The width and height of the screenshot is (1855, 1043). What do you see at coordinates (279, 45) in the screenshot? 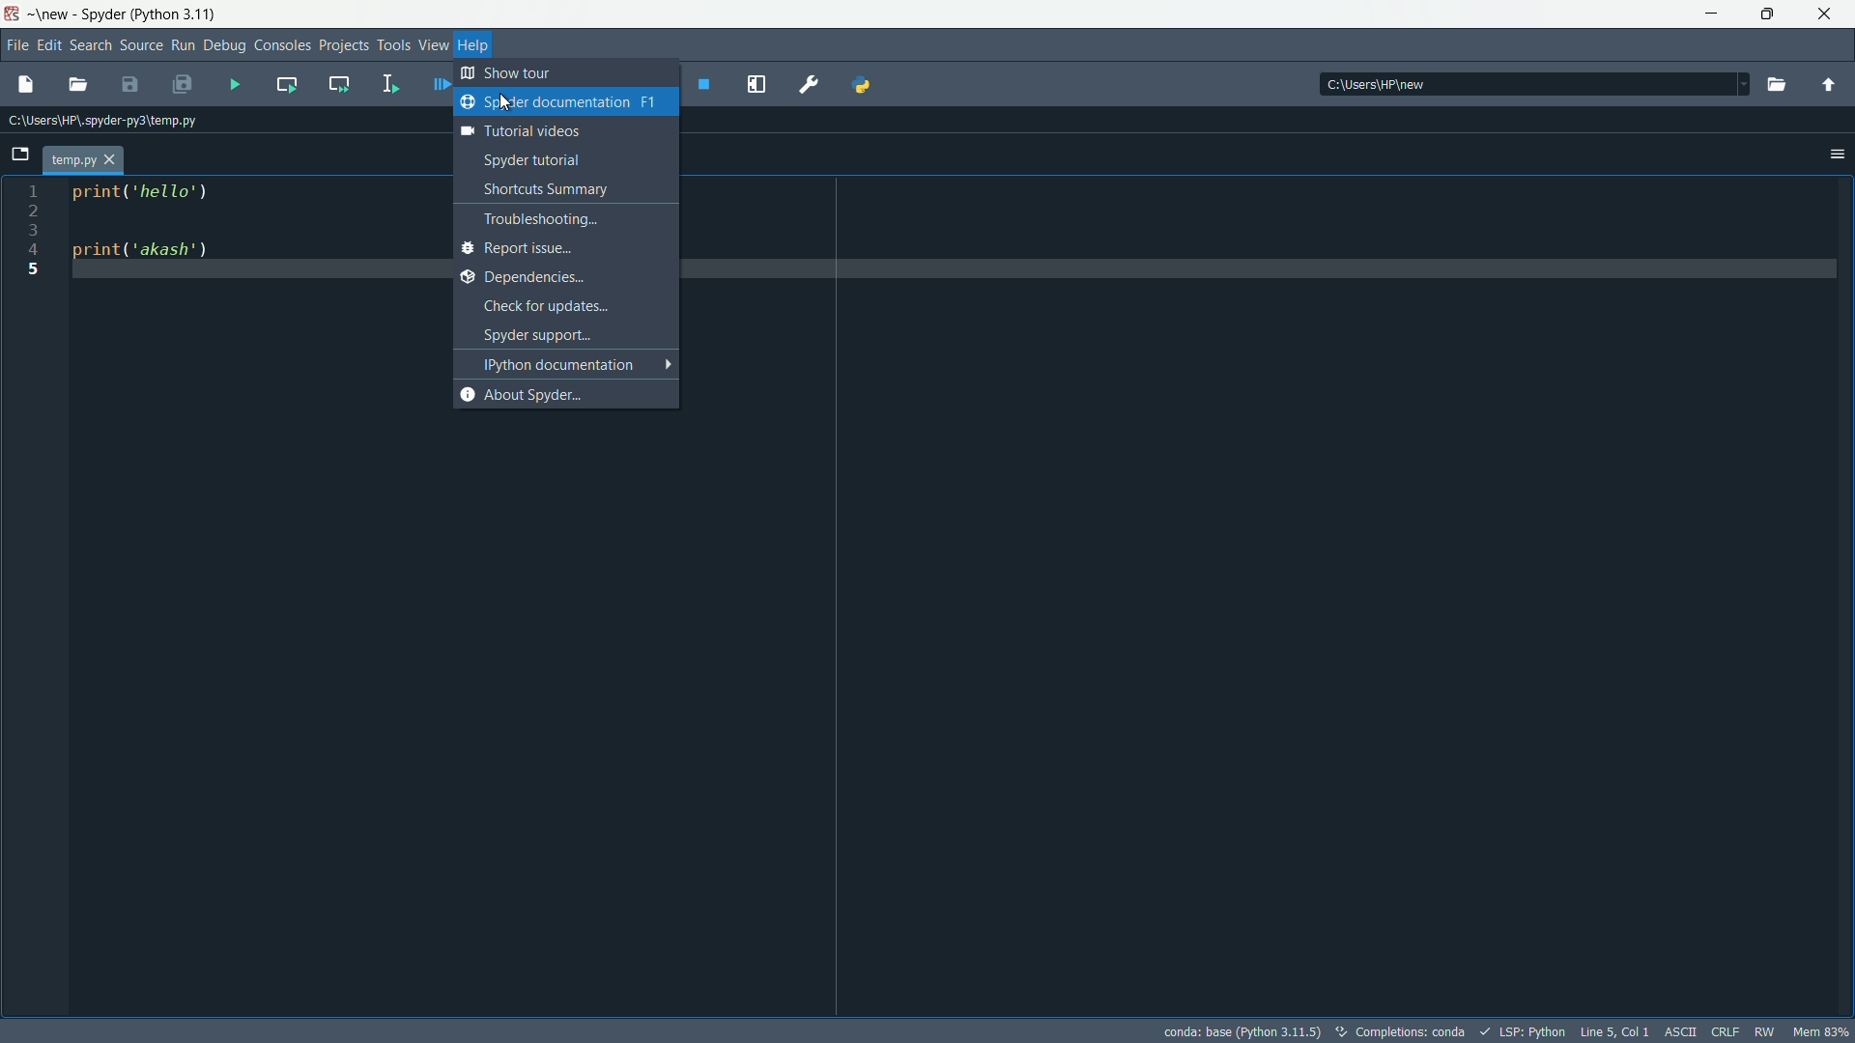
I see `consoles menu` at bounding box center [279, 45].